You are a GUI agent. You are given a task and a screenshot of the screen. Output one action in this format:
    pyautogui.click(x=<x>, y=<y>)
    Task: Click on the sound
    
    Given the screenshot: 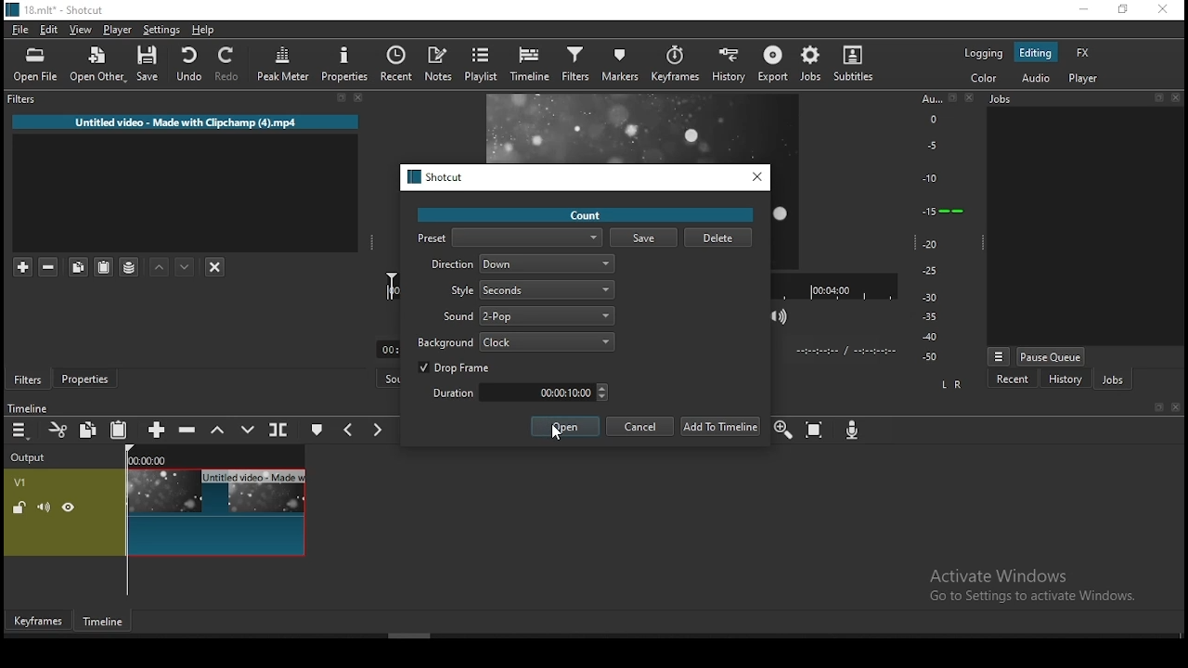 What is the action you would take?
    pyautogui.click(x=526, y=315)
    